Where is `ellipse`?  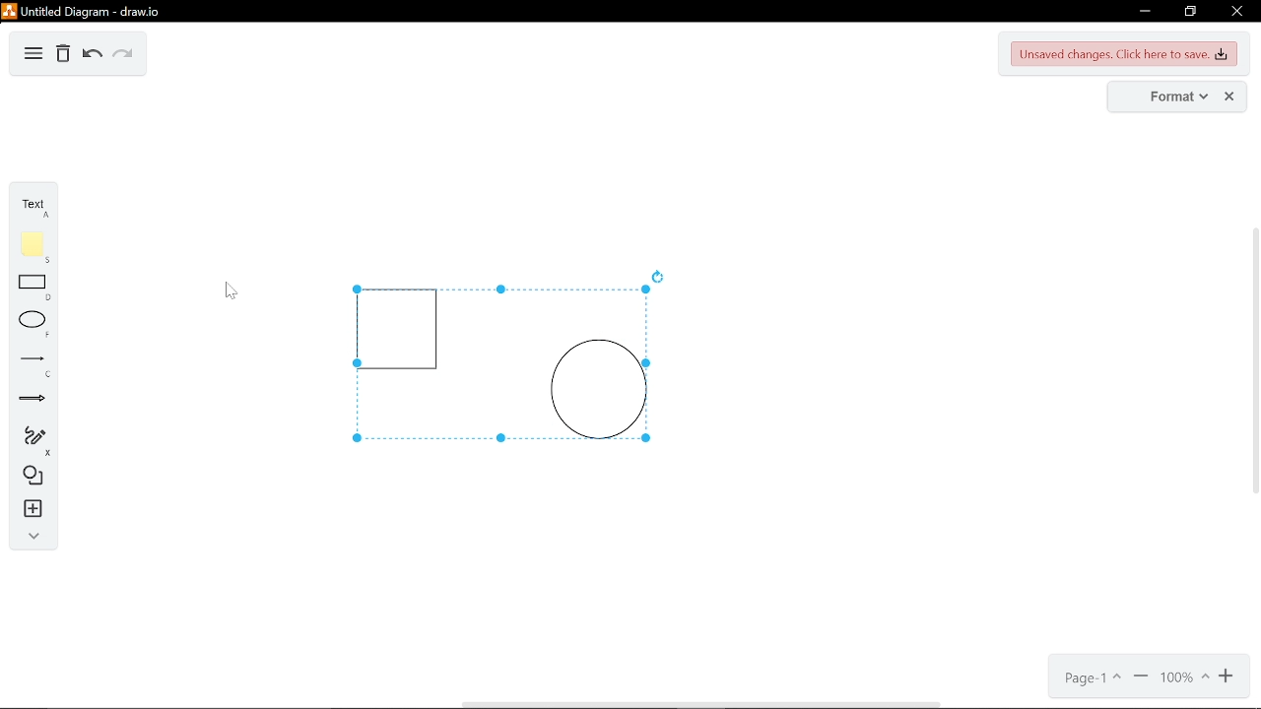 ellipse is located at coordinates (30, 327).